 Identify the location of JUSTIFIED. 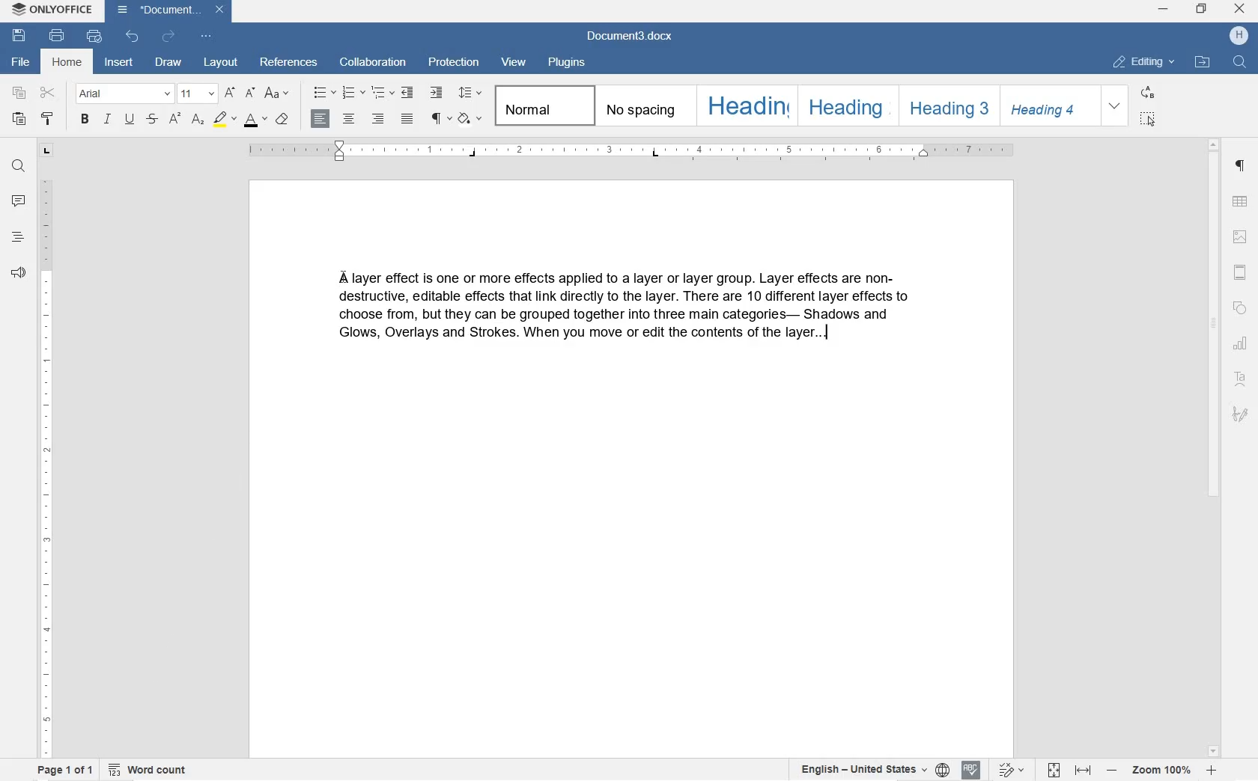
(409, 120).